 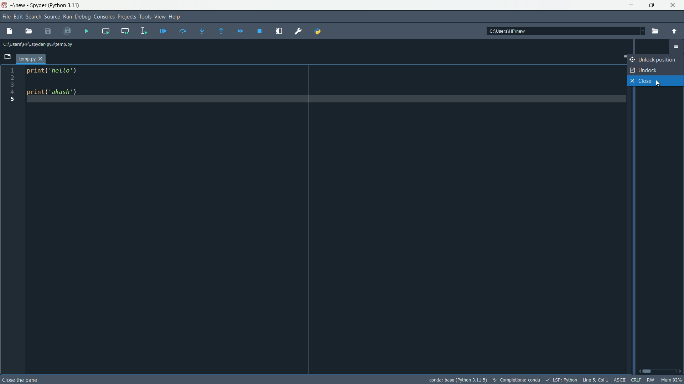 I want to click on LSP:Python, so click(x=563, y=380).